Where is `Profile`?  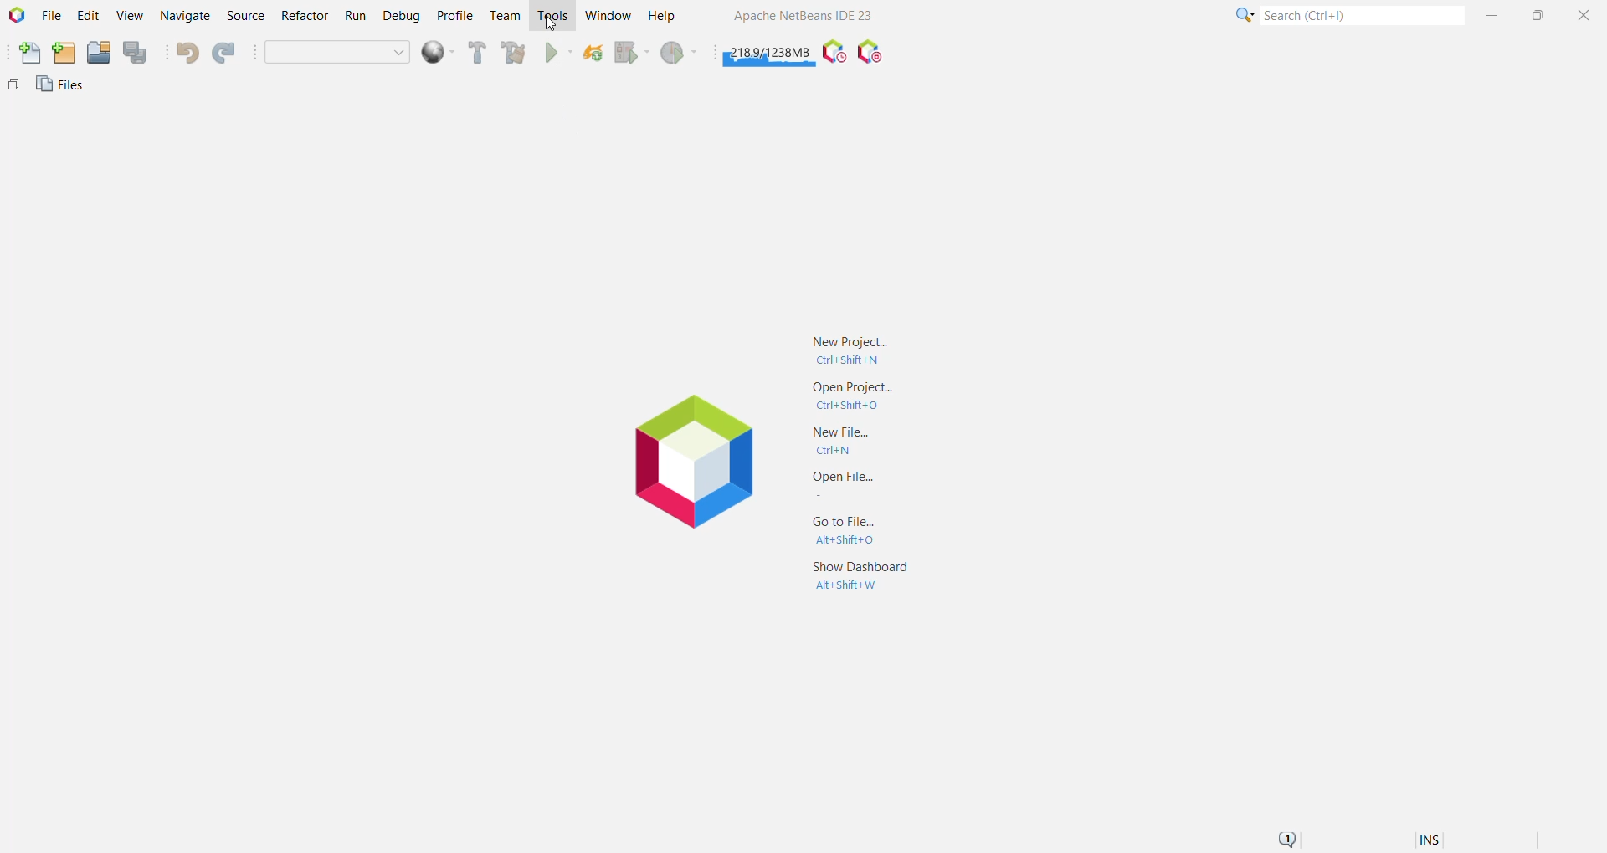
Profile is located at coordinates (455, 15).